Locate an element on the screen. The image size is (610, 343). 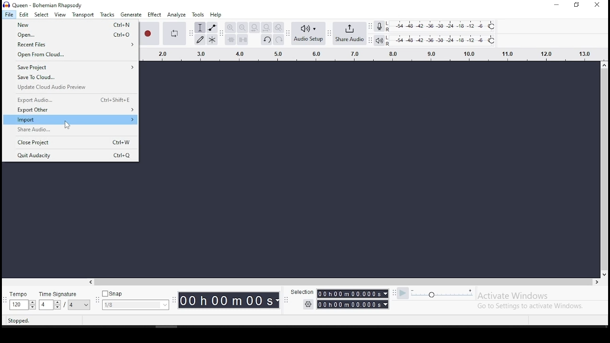
help is located at coordinates (215, 15).